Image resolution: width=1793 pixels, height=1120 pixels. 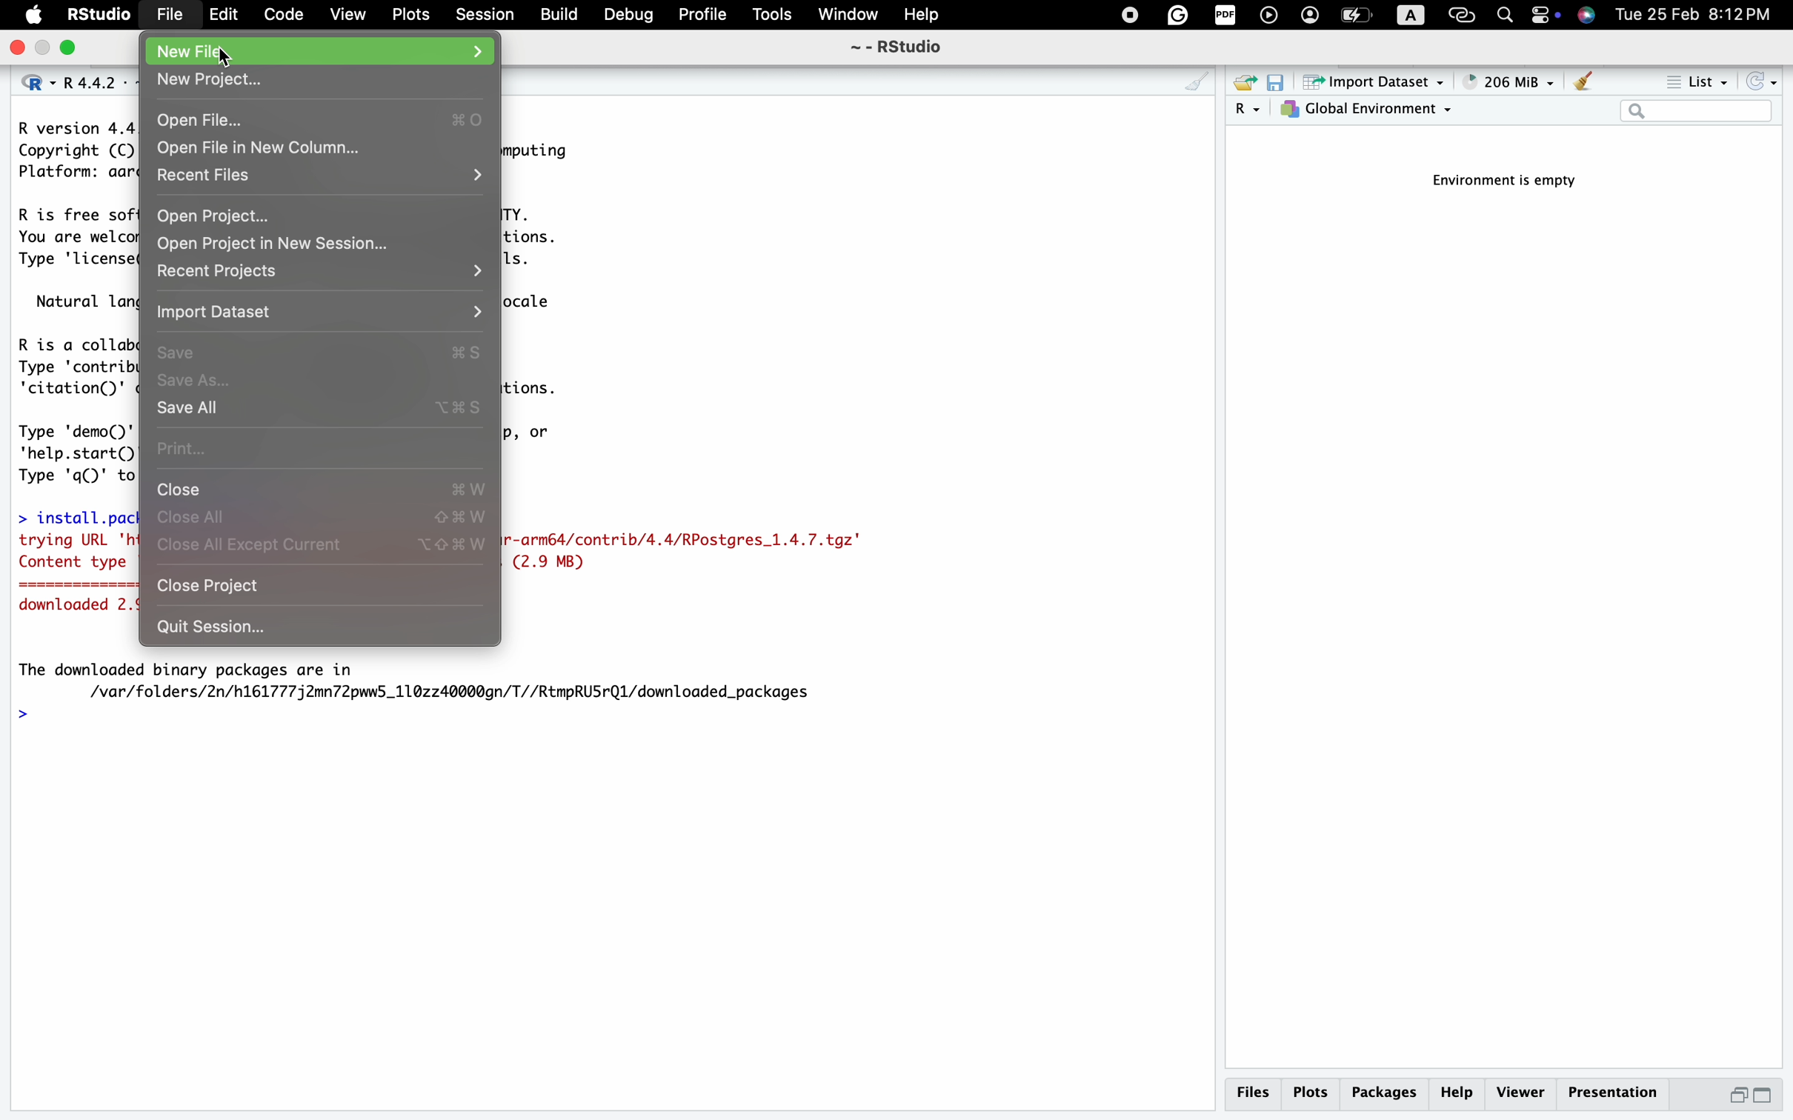 I want to click on import dataset, so click(x=1374, y=83).